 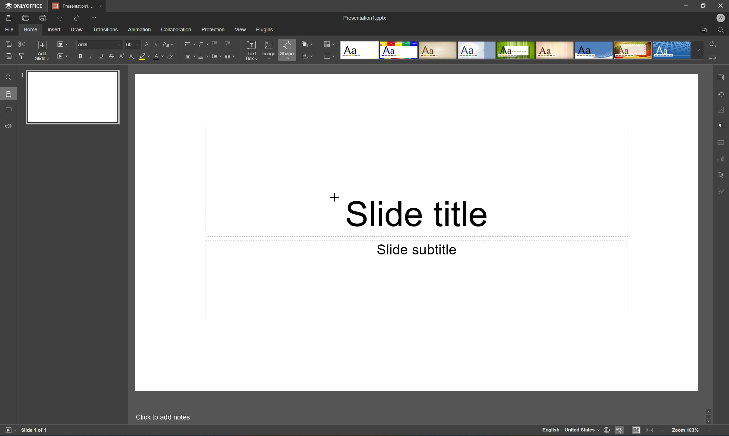 I want to click on Strikethrough, so click(x=111, y=57).